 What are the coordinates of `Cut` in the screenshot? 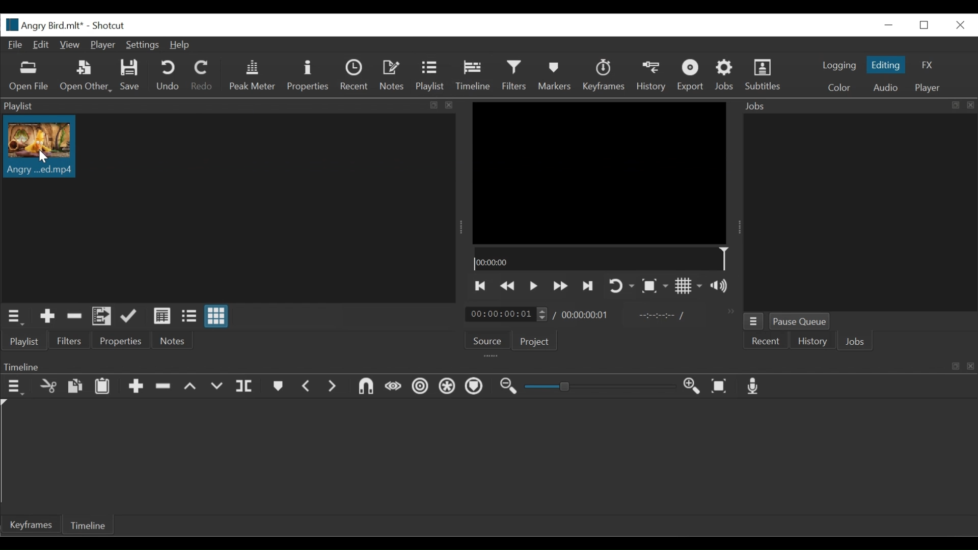 It's located at (48, 386).